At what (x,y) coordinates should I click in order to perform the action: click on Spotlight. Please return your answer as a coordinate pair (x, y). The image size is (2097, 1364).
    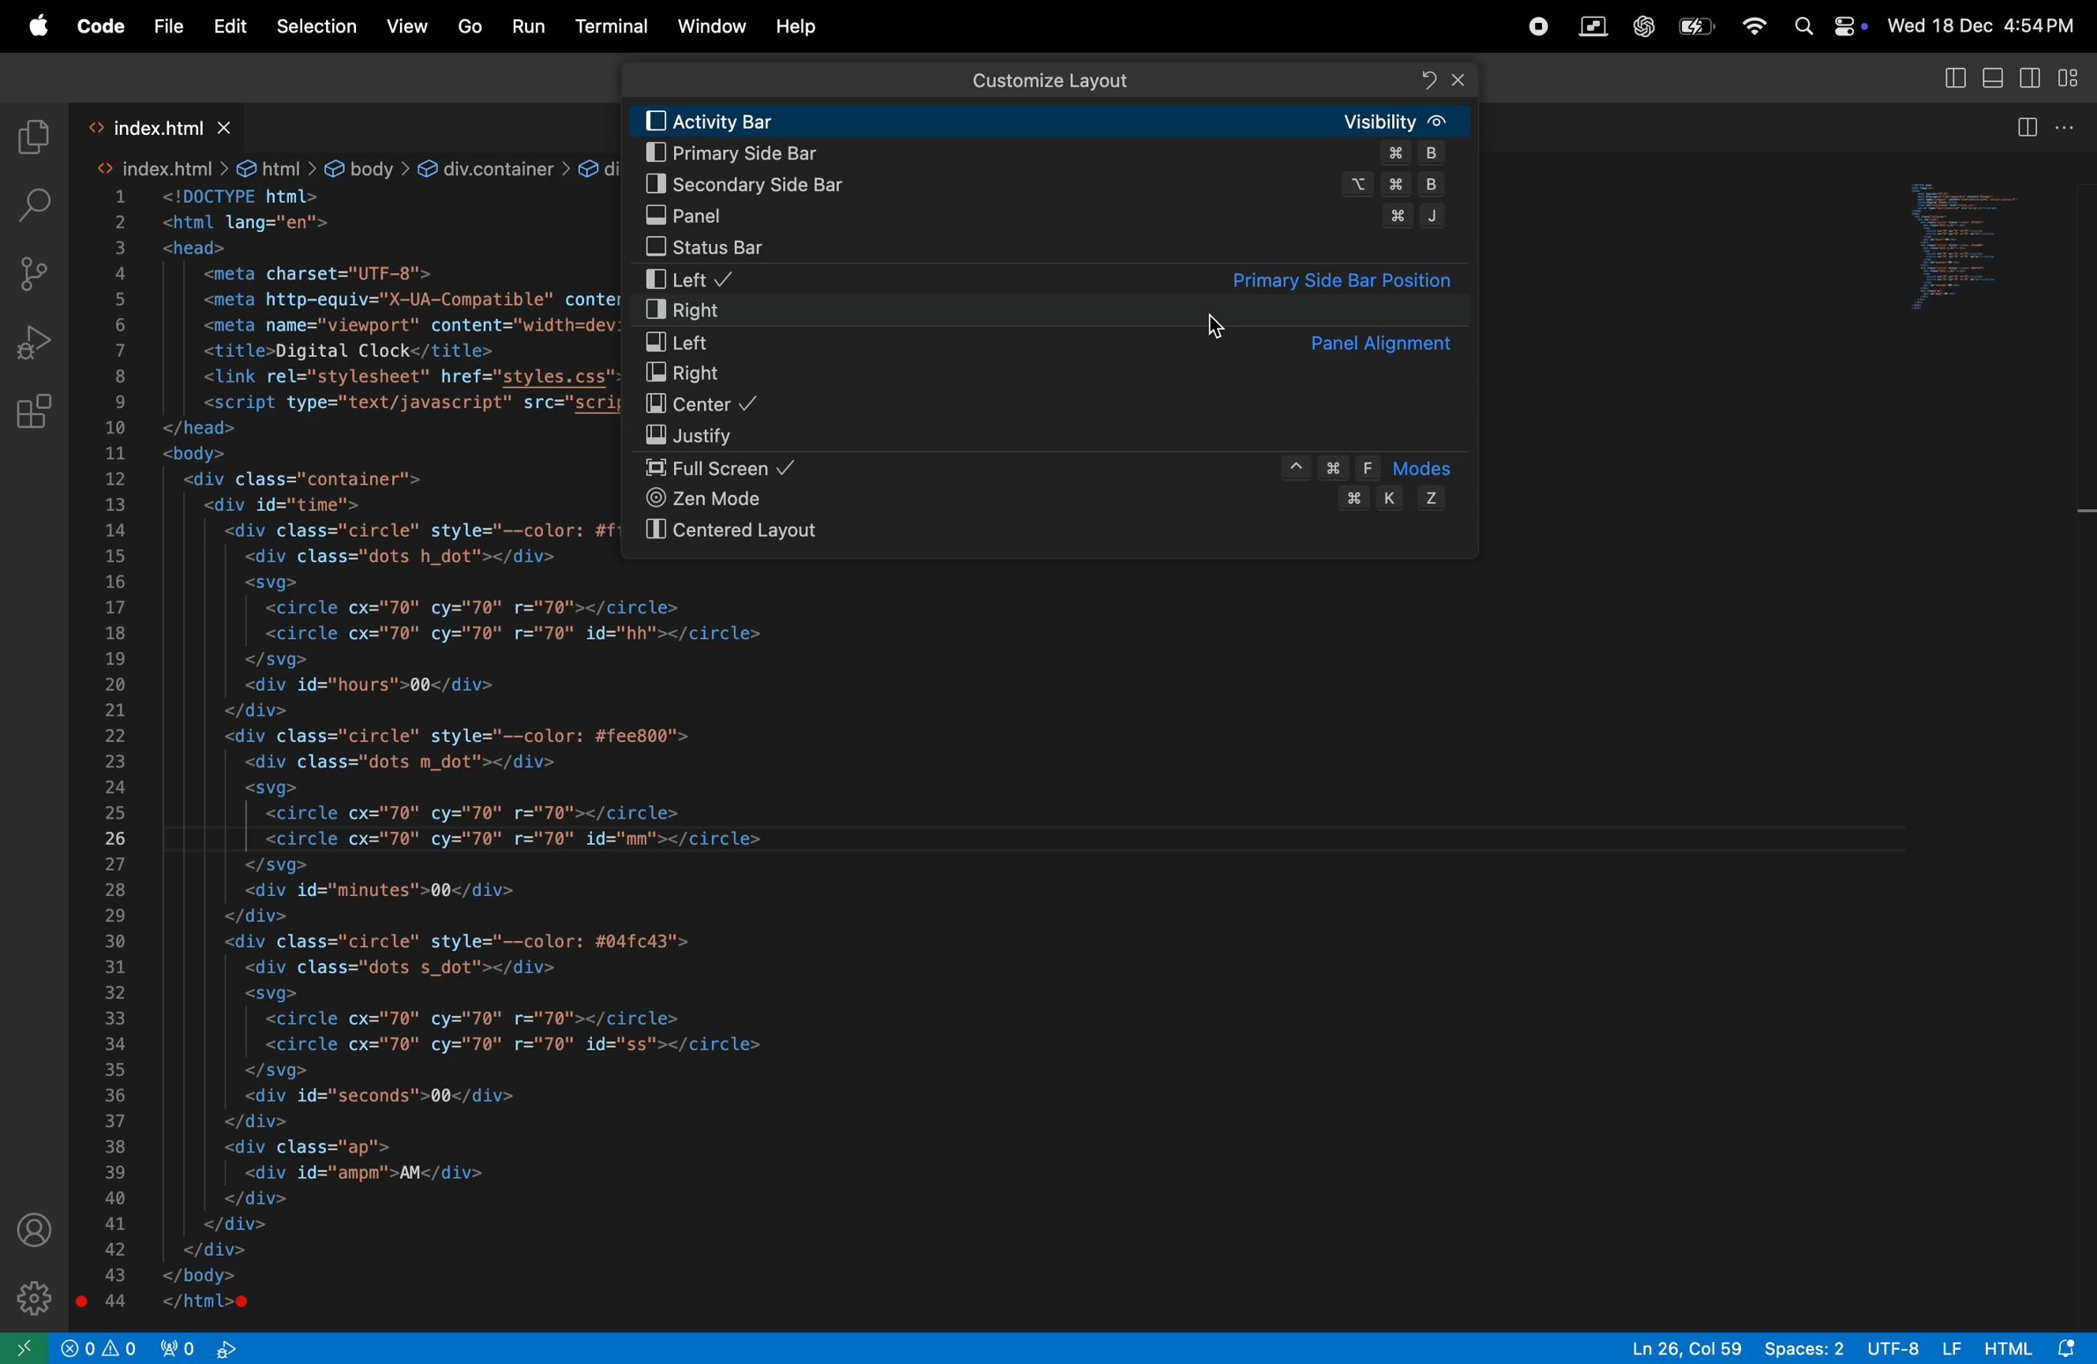
    Looking at the image, I should click on (1796, 28).